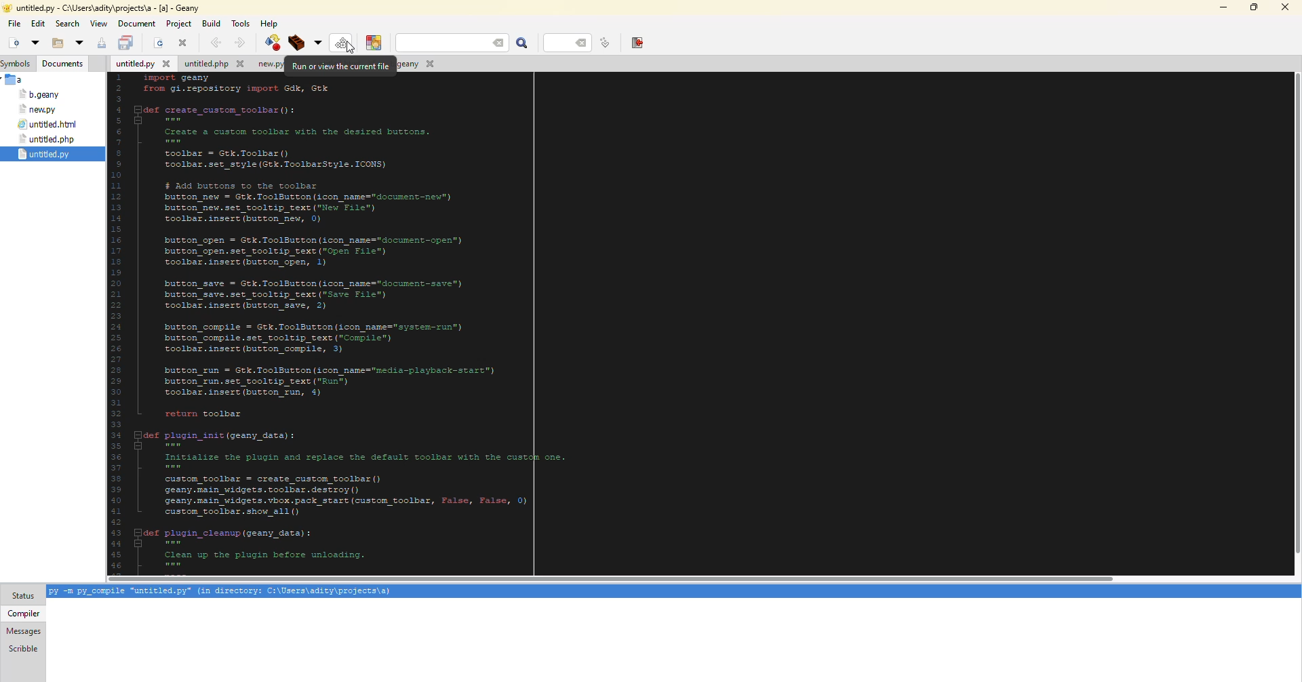 This screenshot has width=1302, height=682. What do you see at coordinates (184, 43) in the screenshot?
I see `close` at bounding box center [184, 43].